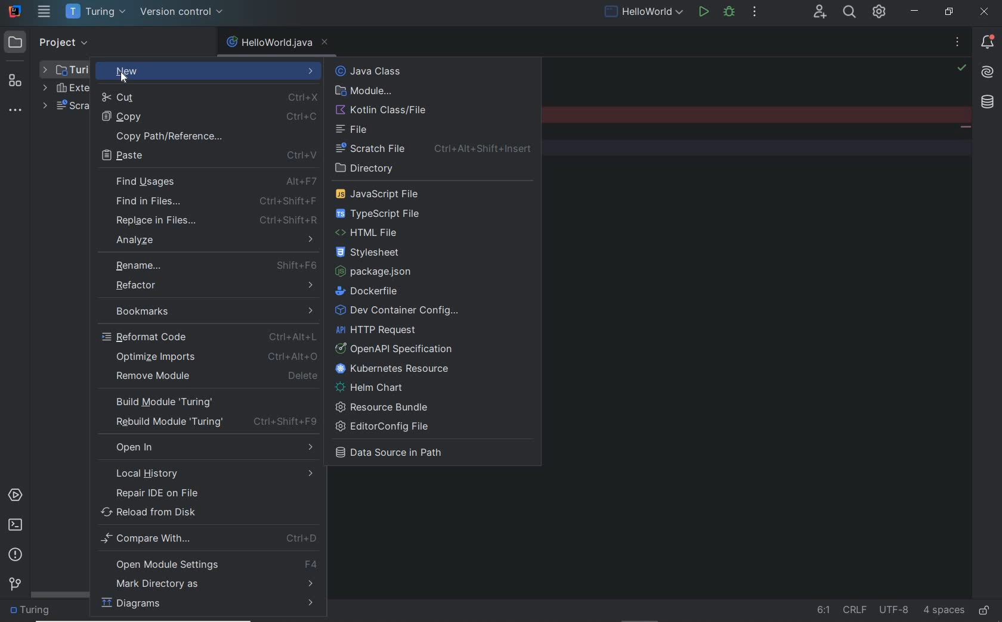 Image resolution: width=1002 pixels, height=622 pixels. Describe the element at coordinates (383, 193) in the screenshot. I see `JavaScript File` at that location.